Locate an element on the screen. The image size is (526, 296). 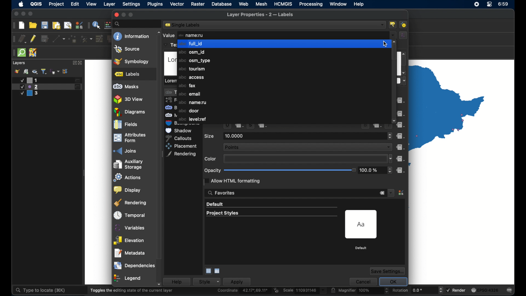
close is located at coordinates (15, 14).